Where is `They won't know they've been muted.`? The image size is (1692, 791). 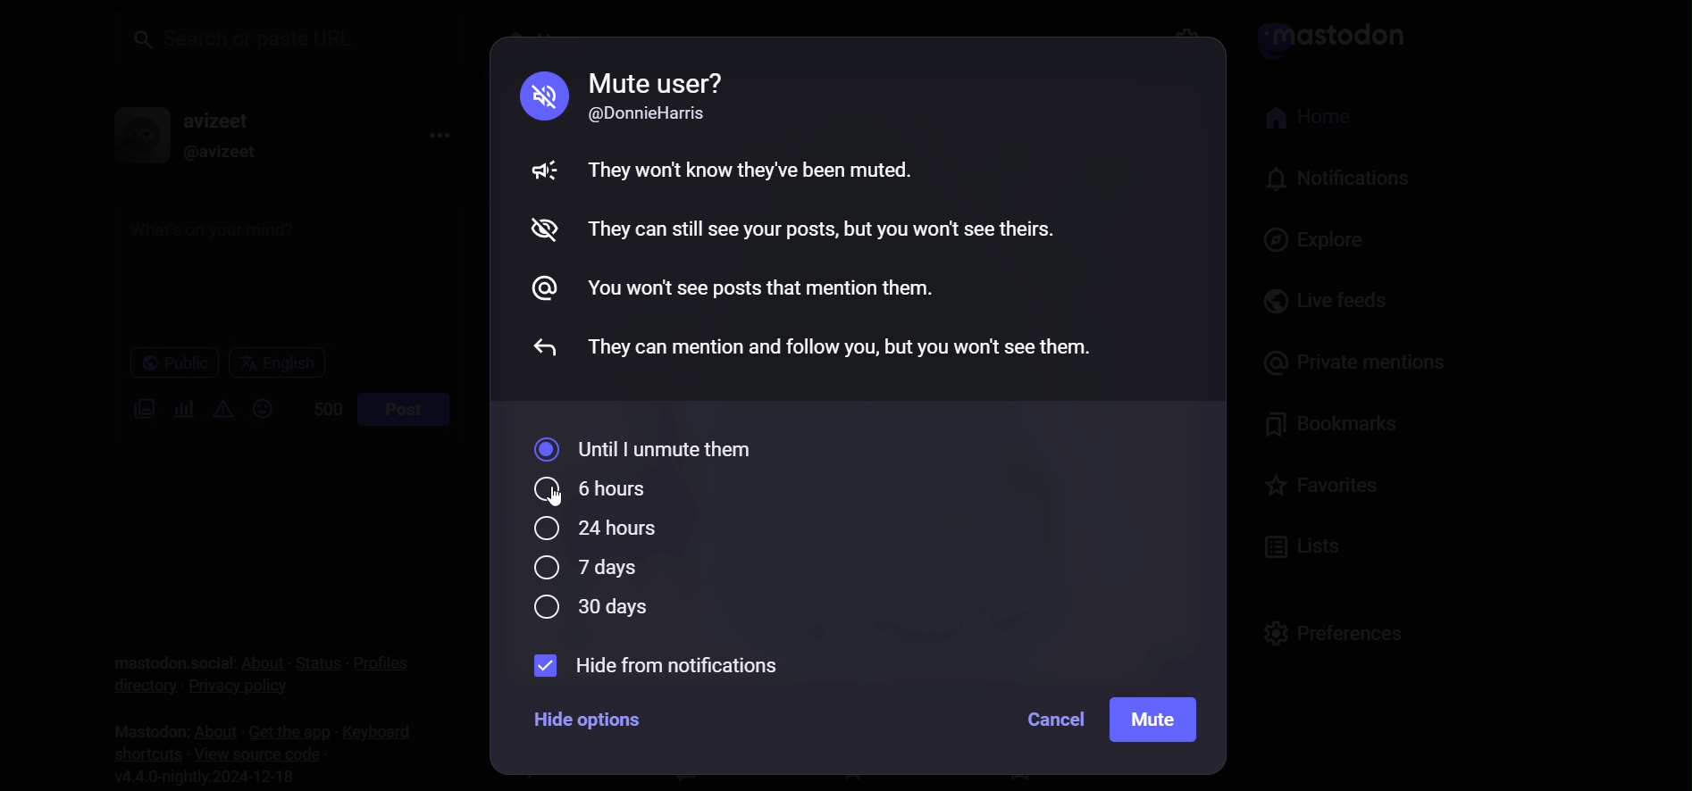
They won't know they've been muted. is located at coordinates (754, 168).